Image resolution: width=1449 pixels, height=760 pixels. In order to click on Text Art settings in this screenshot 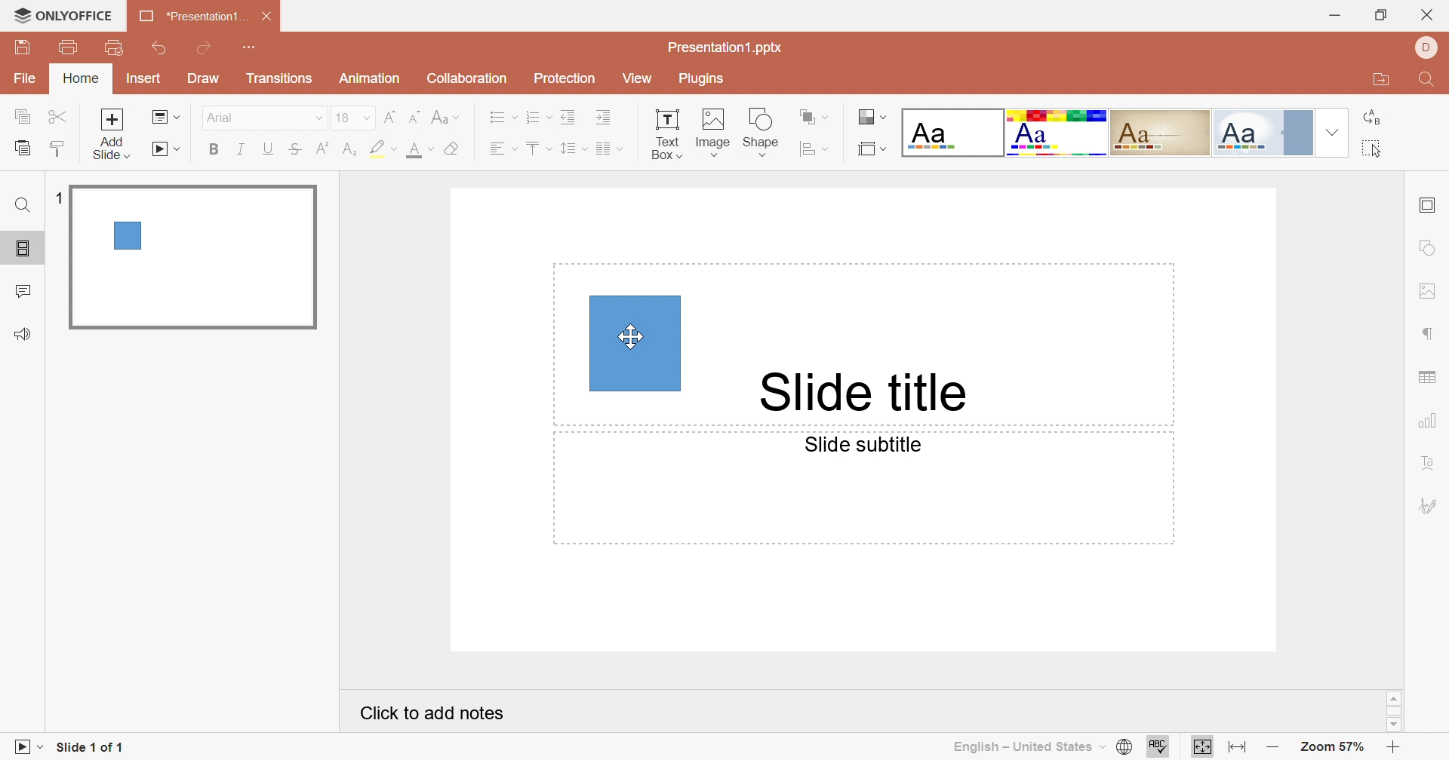, I will do `click(1433, 464)`.